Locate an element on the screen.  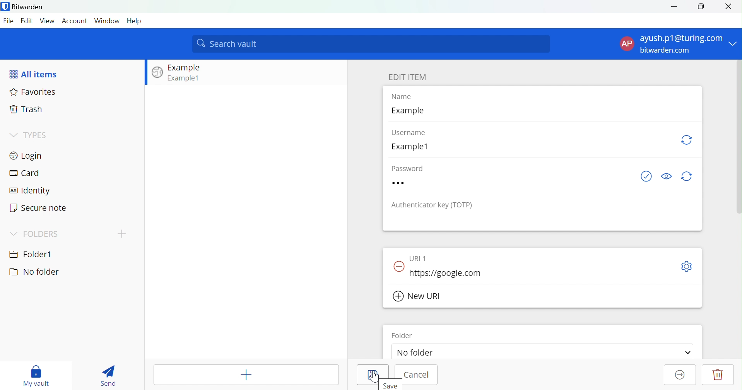
Drop Down is located at coordinates (12, 134).